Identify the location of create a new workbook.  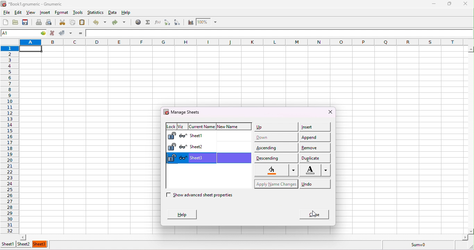
(5, 22).